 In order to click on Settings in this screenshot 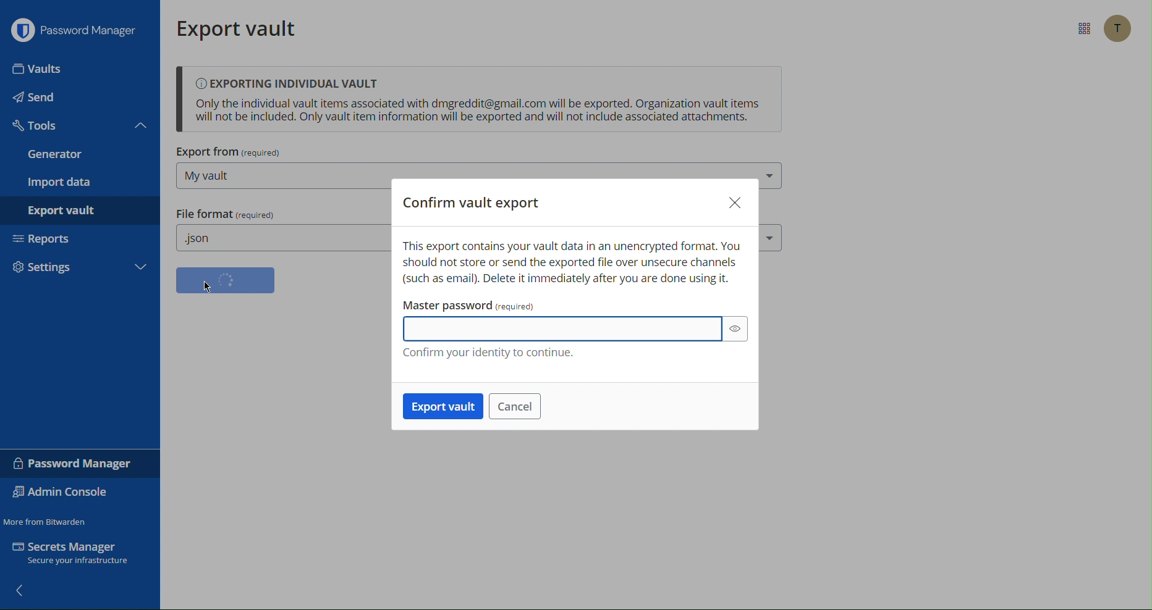, I will do `click(82, 271)`.